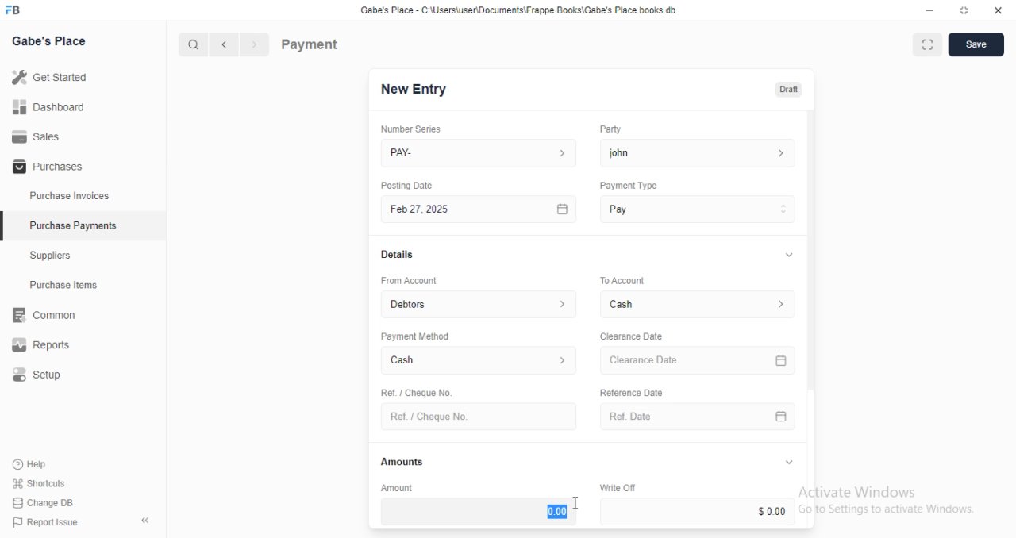  Describe the element at coordinates (227, 46) in the screenshot. I see `navigate backward` at that location.